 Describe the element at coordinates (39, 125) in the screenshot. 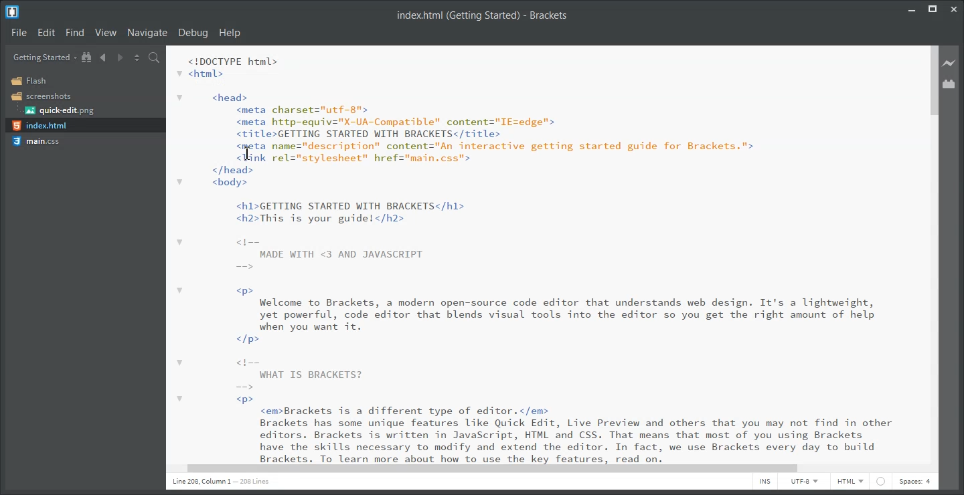

I see `index.html` at that location.